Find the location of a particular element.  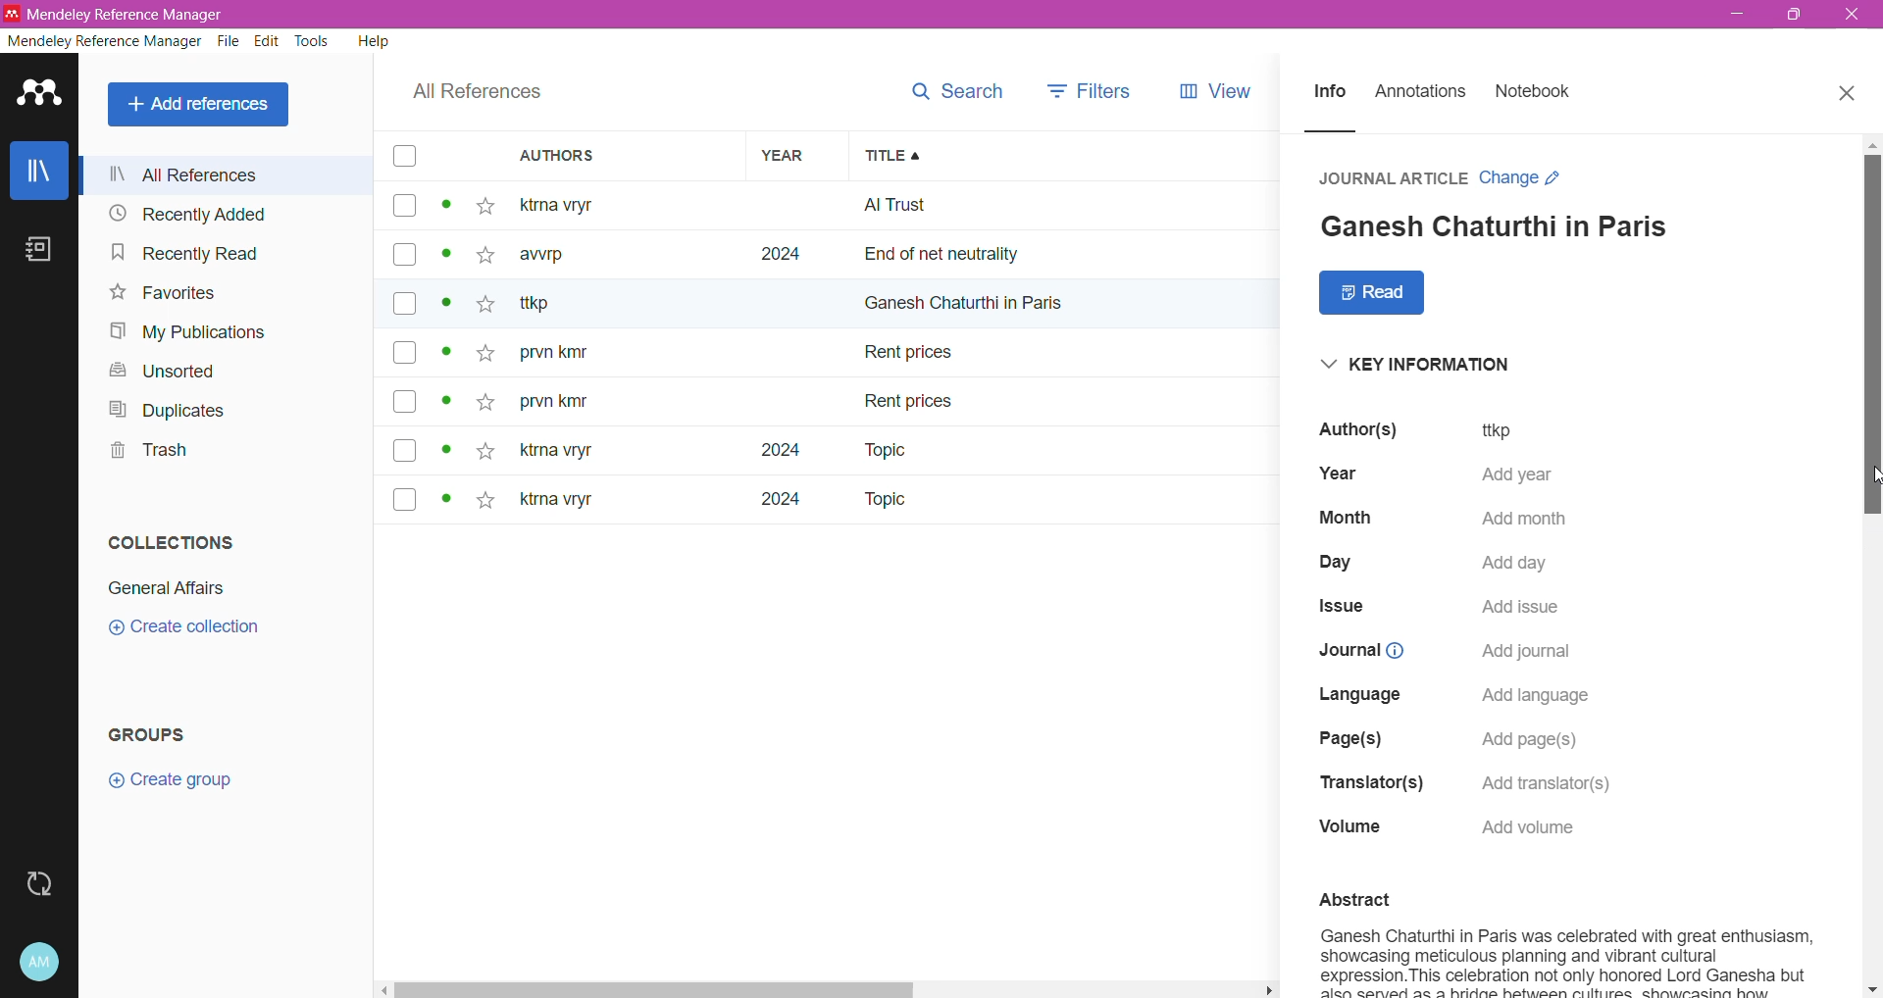

Titles of the references available in the Library is located at coordinates (1065, 353).